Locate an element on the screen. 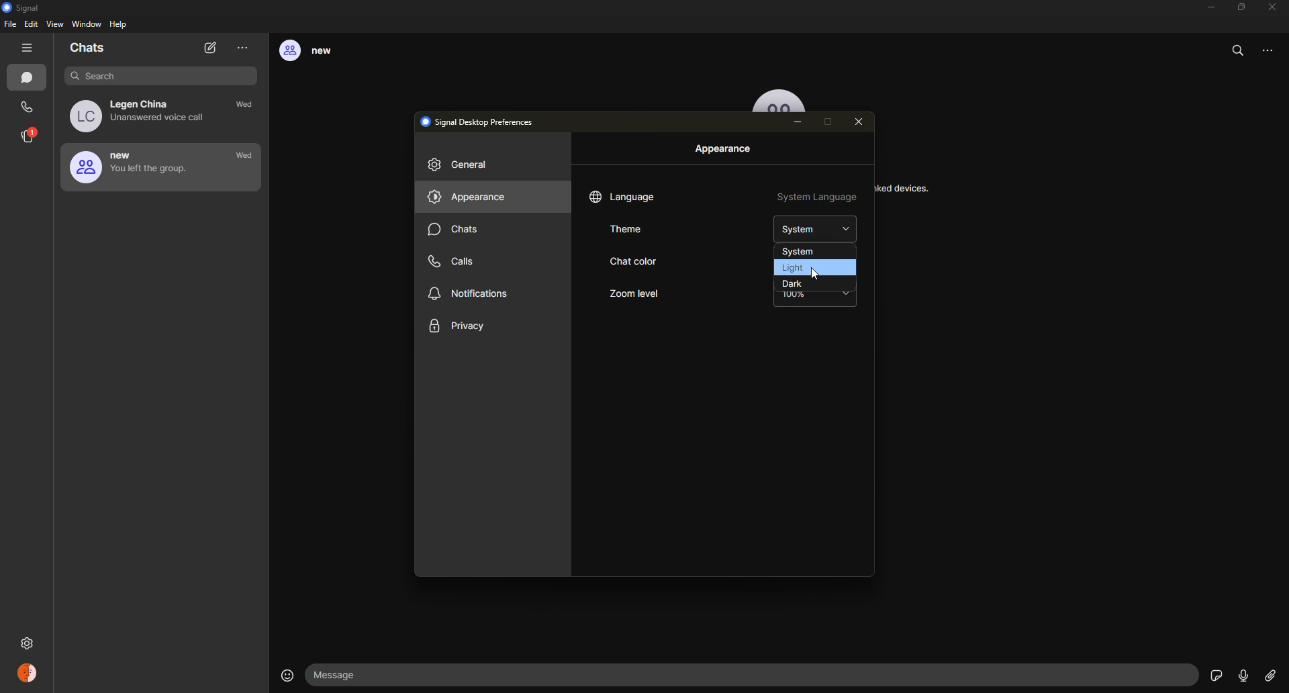 The height and width of the screenshot is (693, 1289). wed is located at coordinates (248, 106).